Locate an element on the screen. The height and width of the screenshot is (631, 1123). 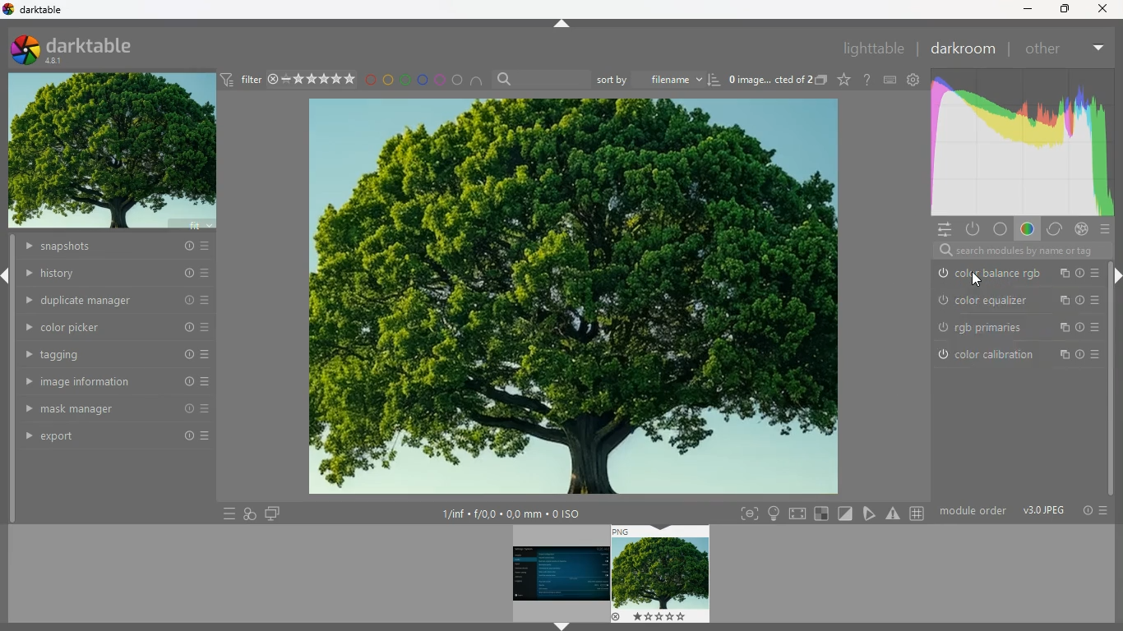
doubt is located at coordinates (868, 80).